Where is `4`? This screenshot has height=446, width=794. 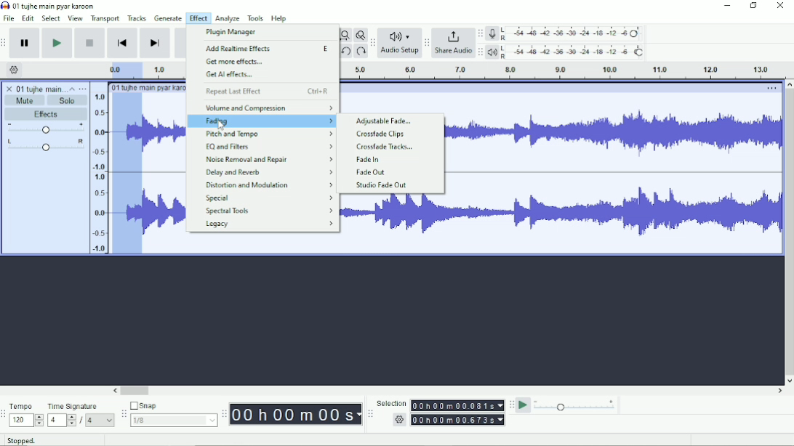 4 is located at coordinates (100, 420).